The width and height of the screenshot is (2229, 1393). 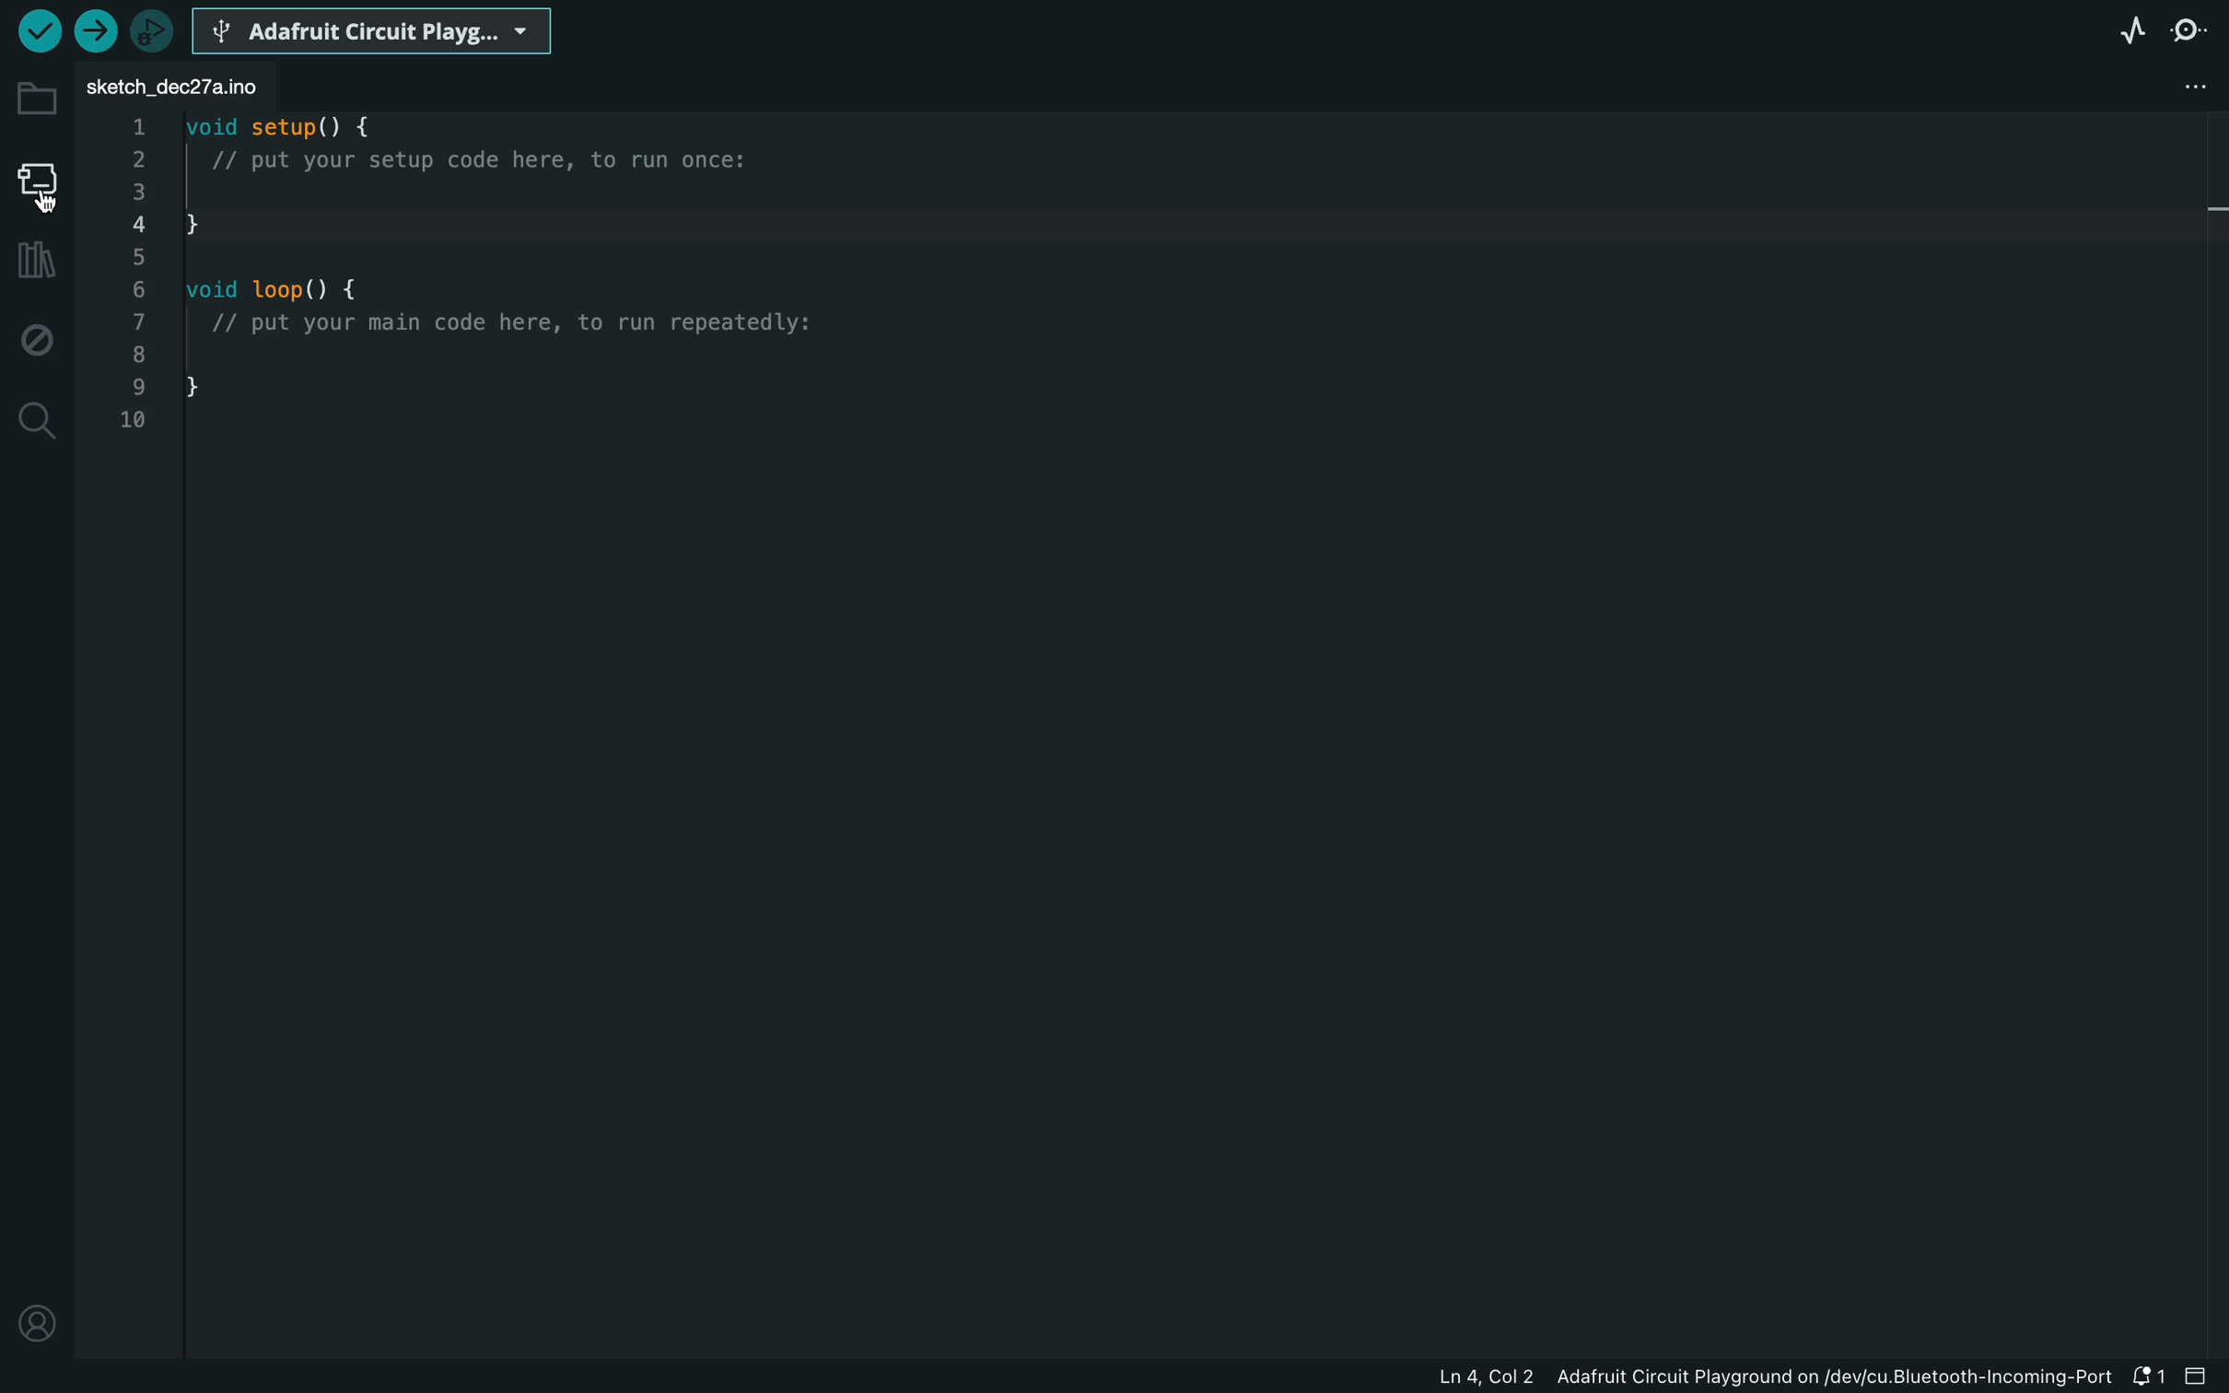 I want to click on serial monitor, so click(x=2190, y=31).